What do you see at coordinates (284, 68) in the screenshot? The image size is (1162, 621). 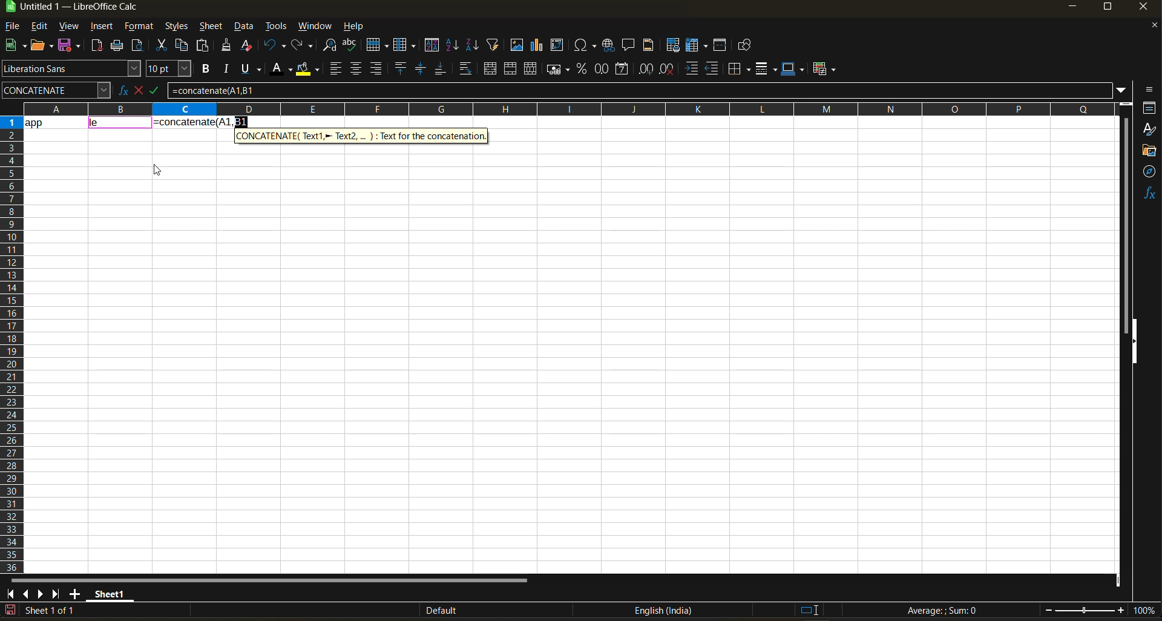 I see `font color` at bounding box center [284, 68].